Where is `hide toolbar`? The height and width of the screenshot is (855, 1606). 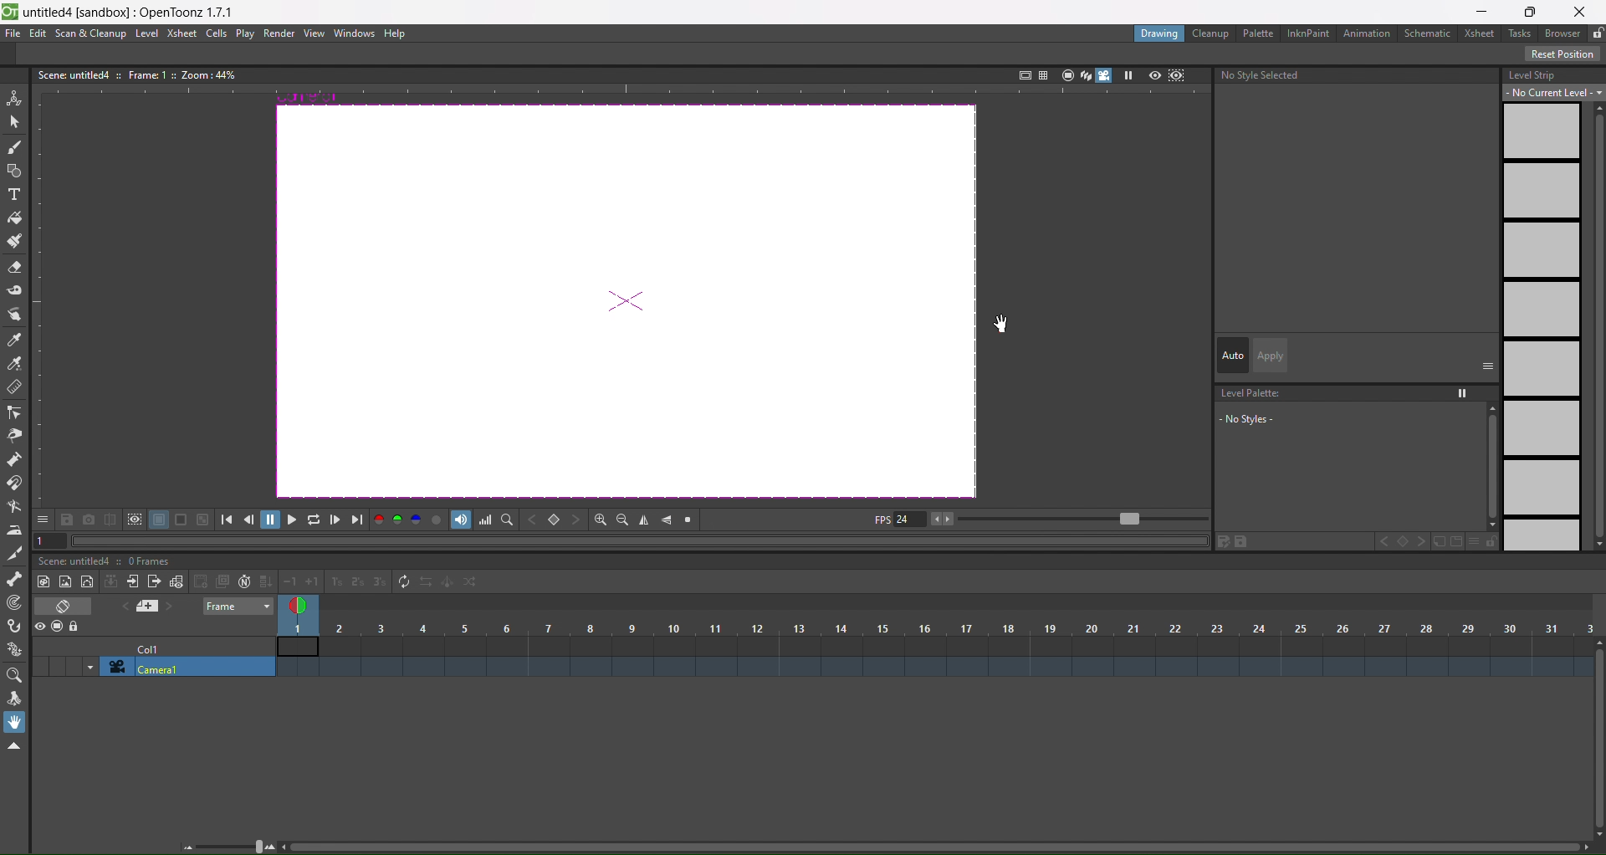 hide toolbar is located at coordinates (13, 747).